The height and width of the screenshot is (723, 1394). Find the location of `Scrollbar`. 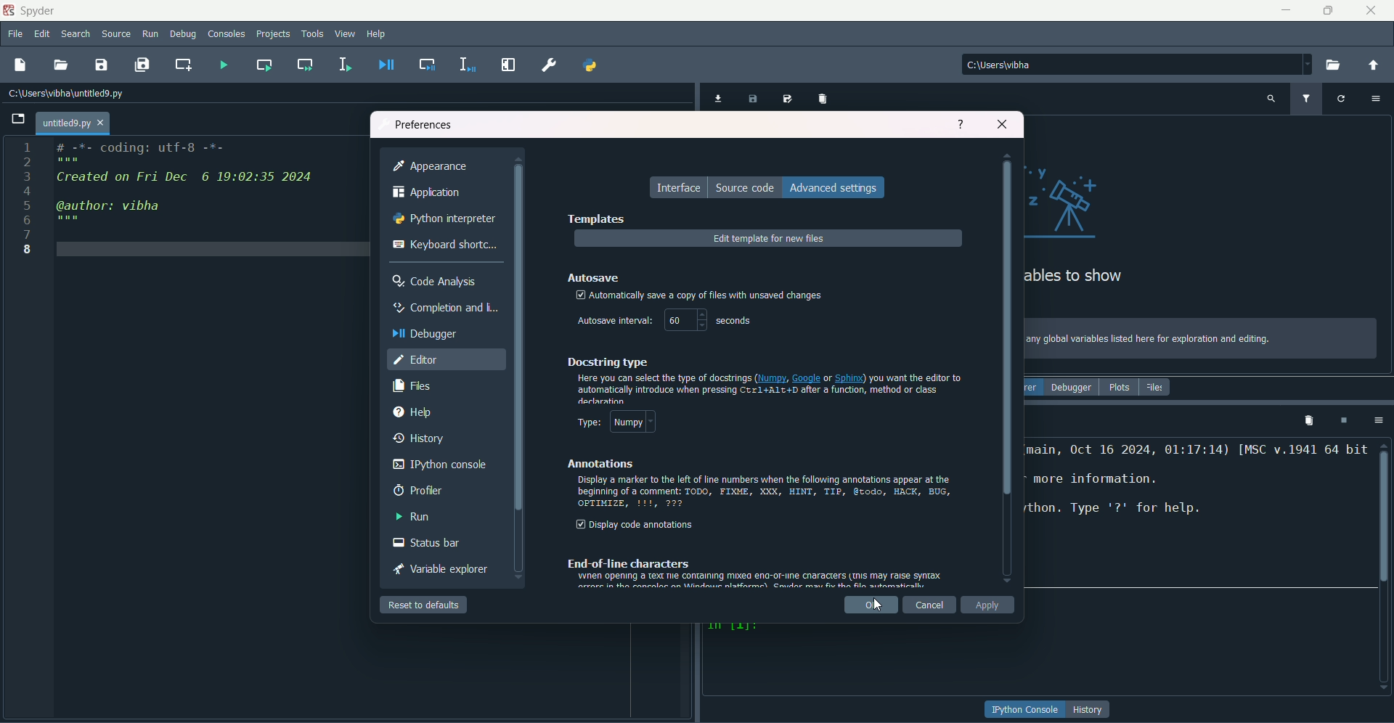

Scrollbar is located at coordinates (519, 338).